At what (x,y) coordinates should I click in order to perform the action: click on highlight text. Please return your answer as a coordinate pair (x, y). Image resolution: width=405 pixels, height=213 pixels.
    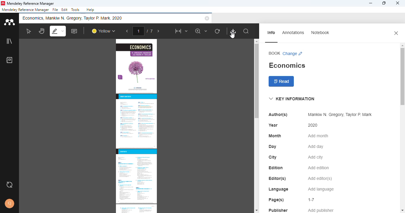
    Looking at the image, I should click on (58, 31).